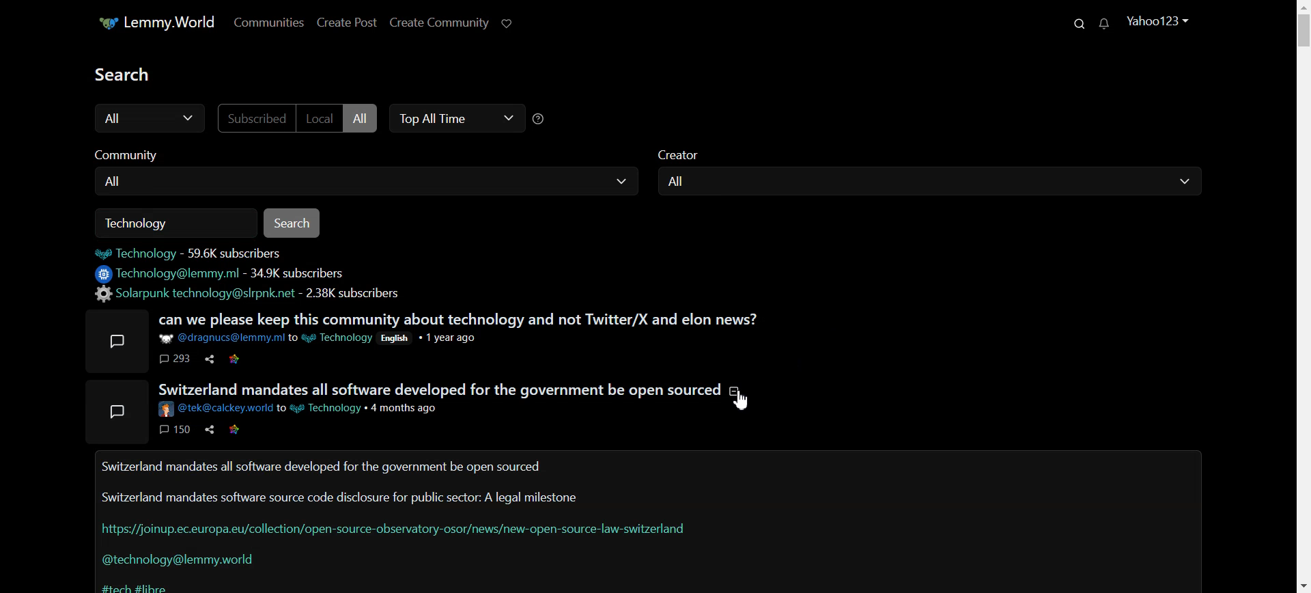 The image size is (1311, 593). Describe the element at coordinates (1108, 23) in the screenshot. I see `Unread Messages` at that location.